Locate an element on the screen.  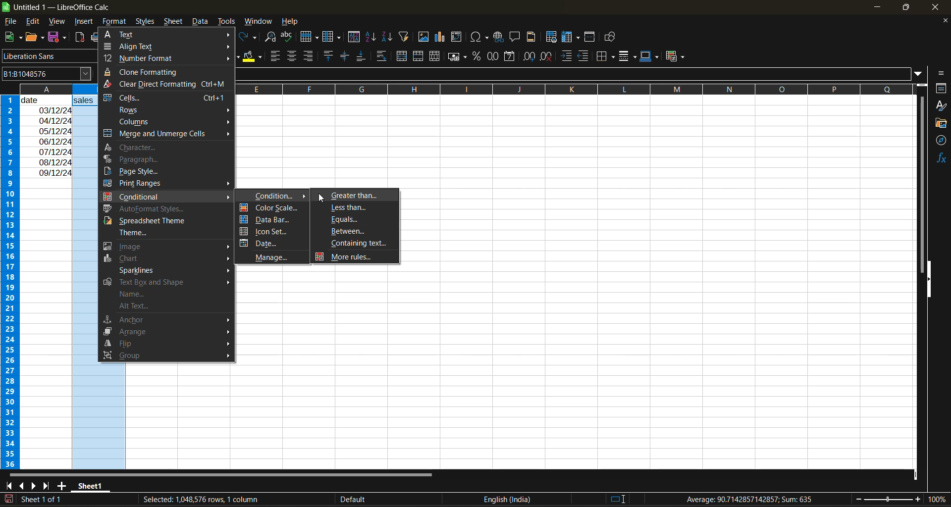
minimize is located at coordinates (878, 6).